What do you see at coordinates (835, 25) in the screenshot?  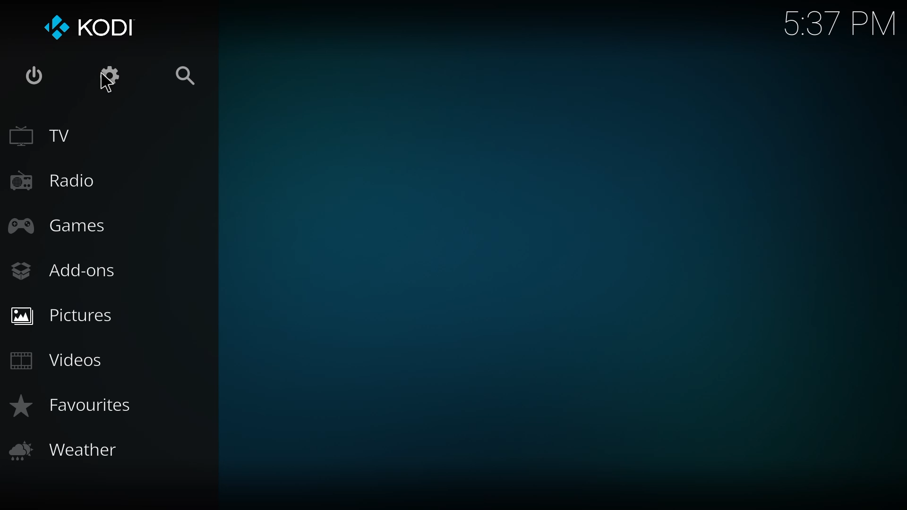 I see `5:37 PM` at bounding box center [835, 25].